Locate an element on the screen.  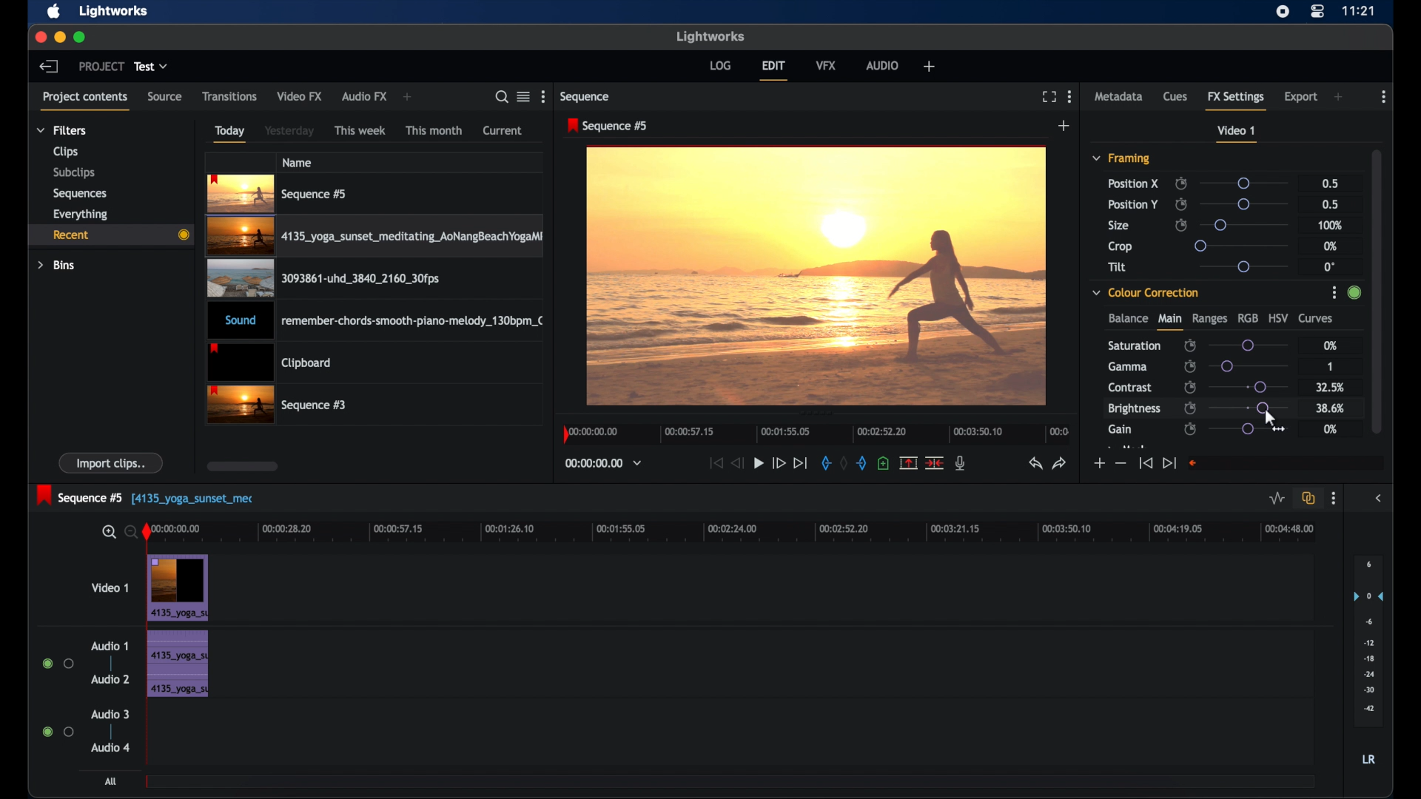
100% is located at coordinates (1331, 226).